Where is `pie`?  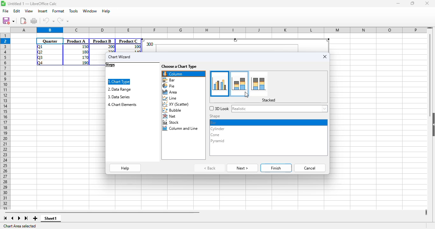 pie is located at coordinates (169, 86).